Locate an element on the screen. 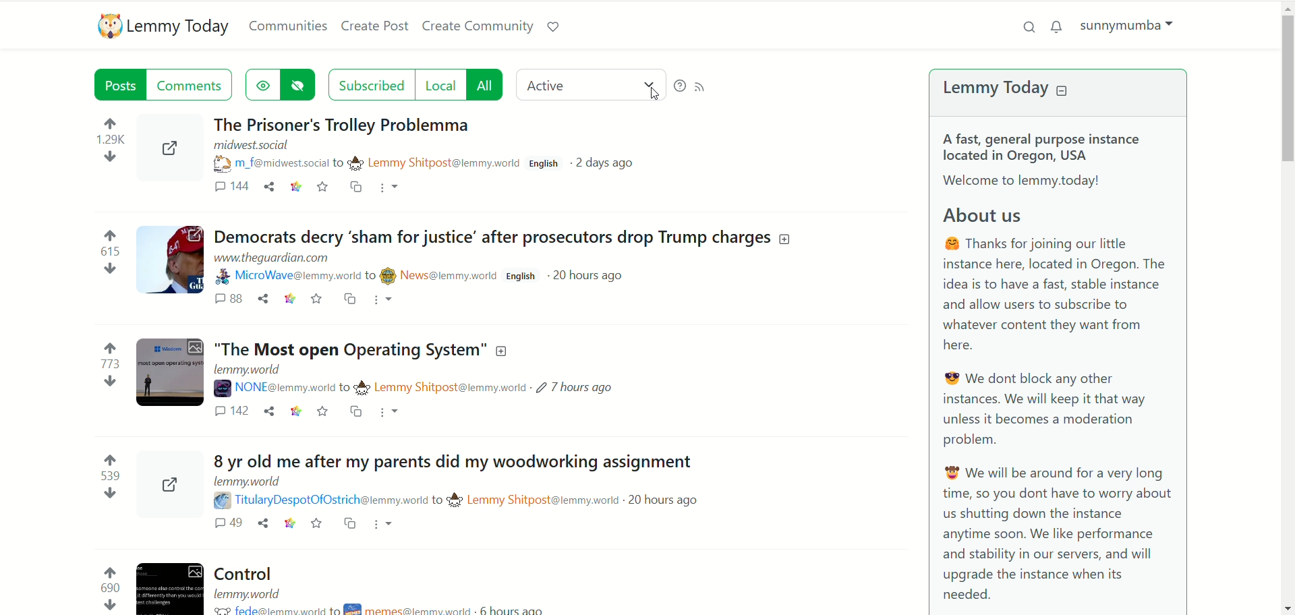  help is located at coordinates (677, 86).